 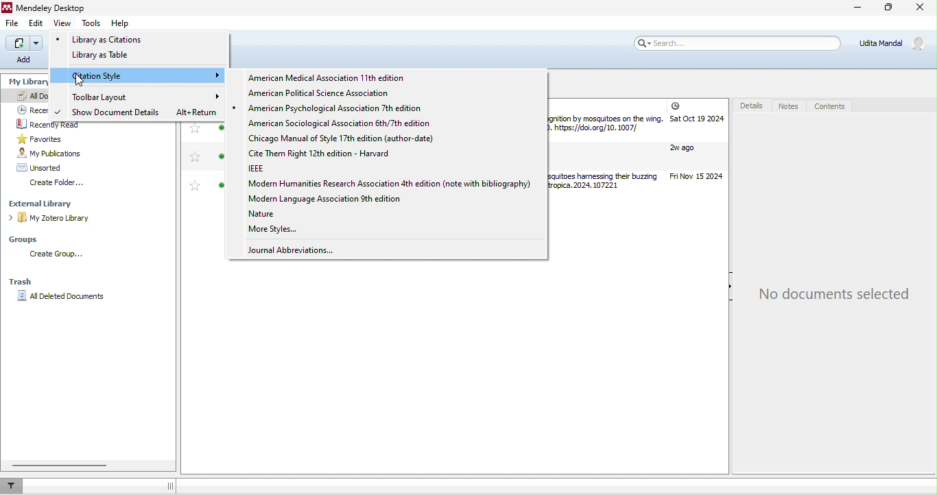 I want to click on More Styles., so click(x=273, y=230).